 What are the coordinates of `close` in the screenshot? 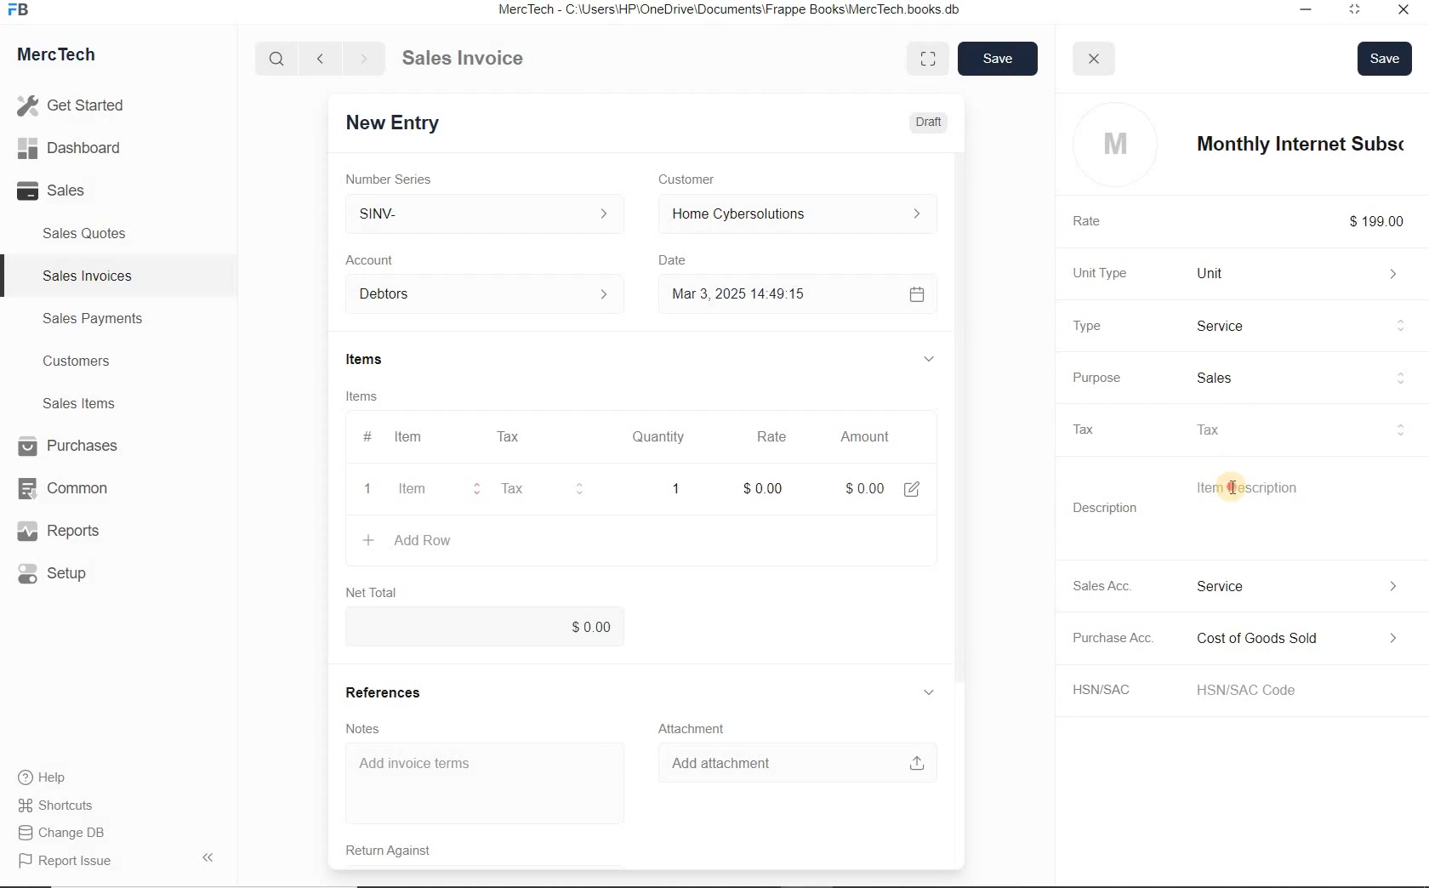 It's located at (1092, 58).